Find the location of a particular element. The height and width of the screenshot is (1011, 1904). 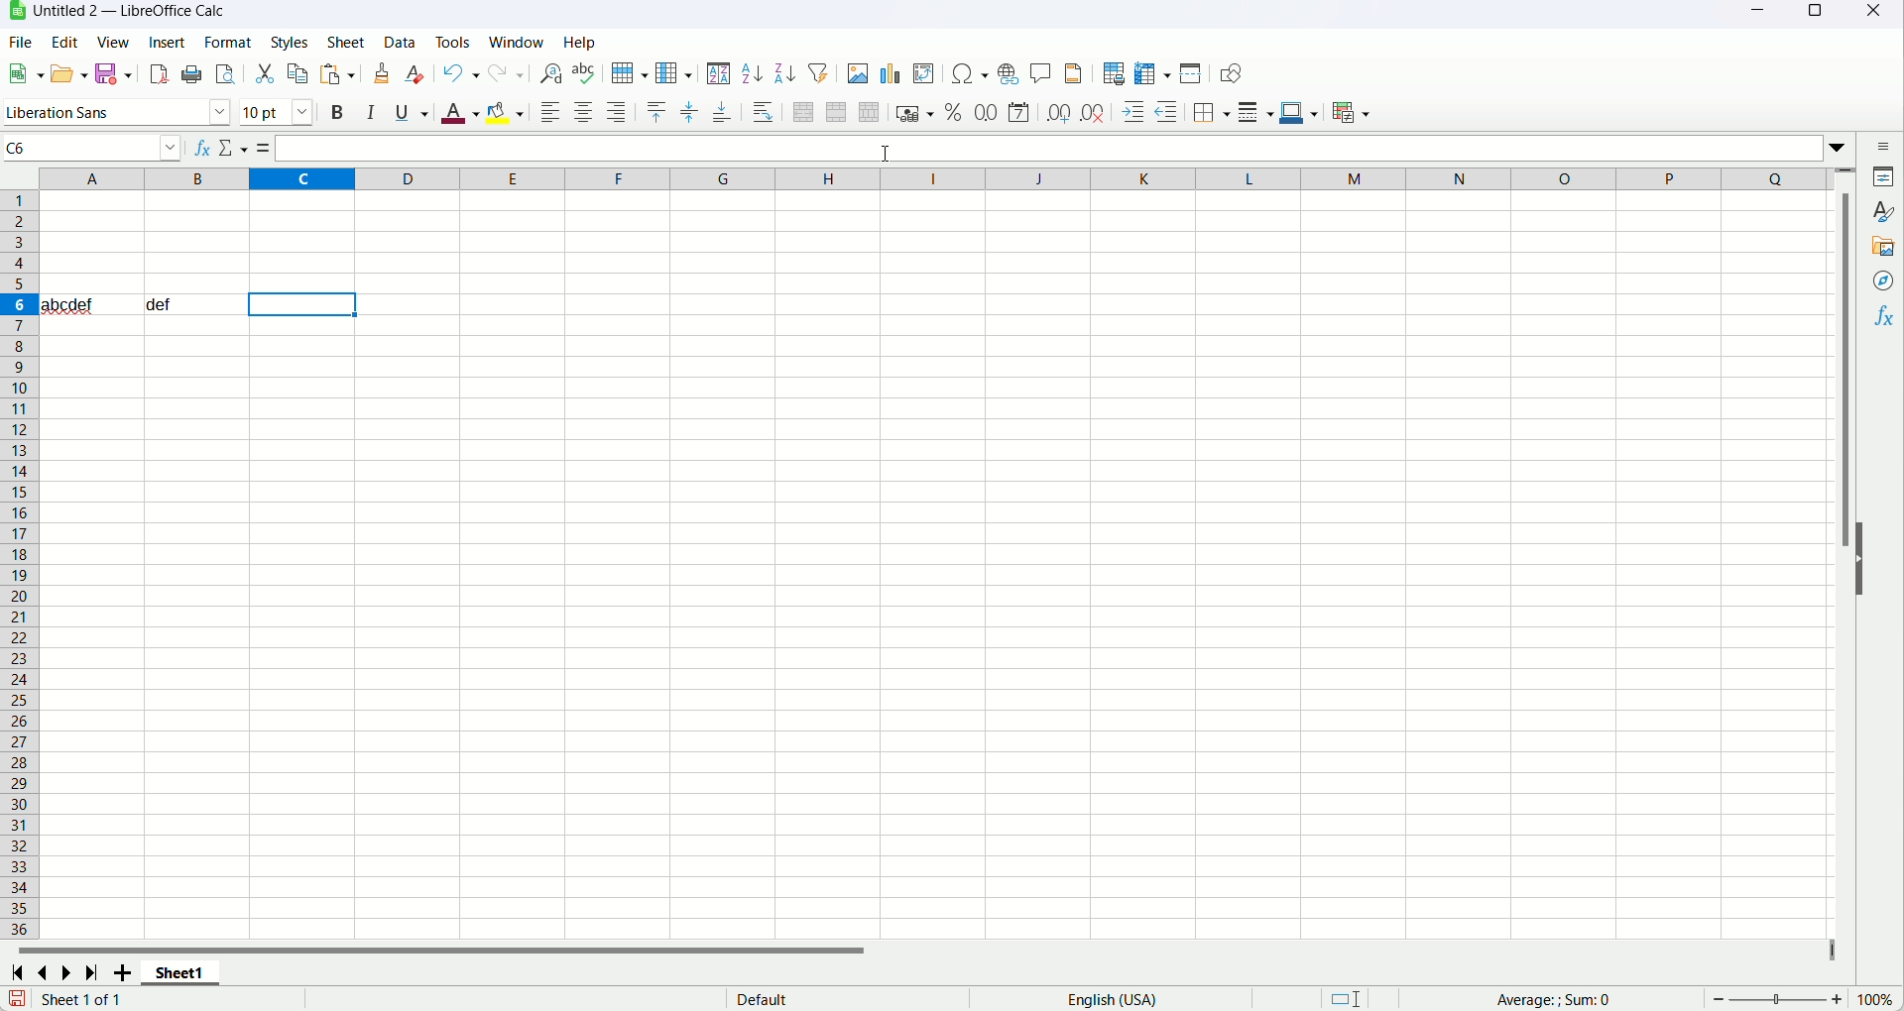

sort descending is located at coordinates (787, 72).